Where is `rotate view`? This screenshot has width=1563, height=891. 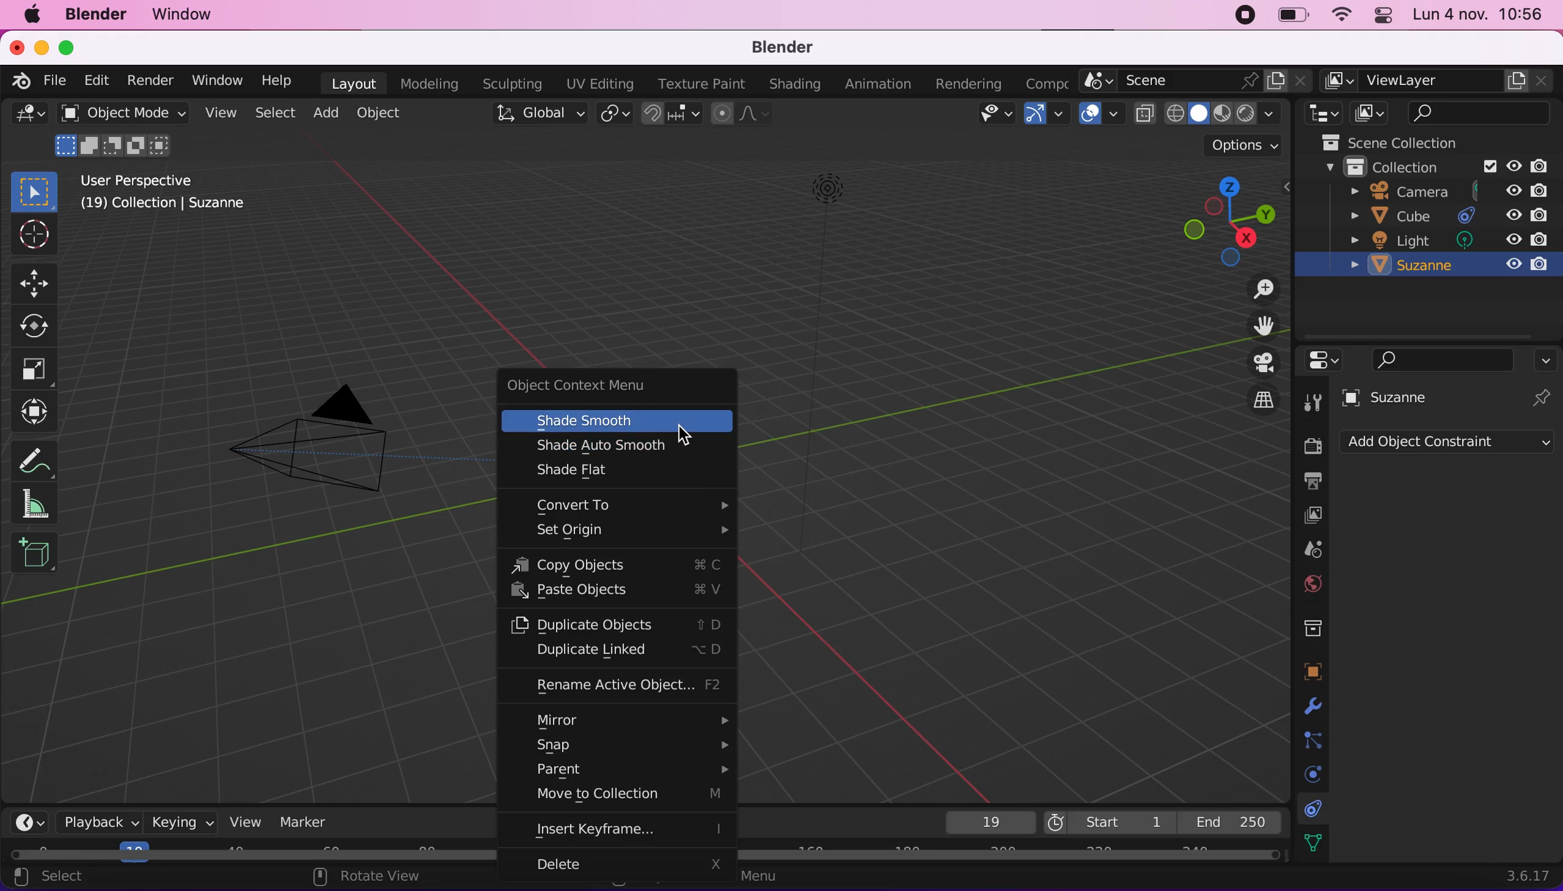
rotate view is located at coordinates (376, 878).